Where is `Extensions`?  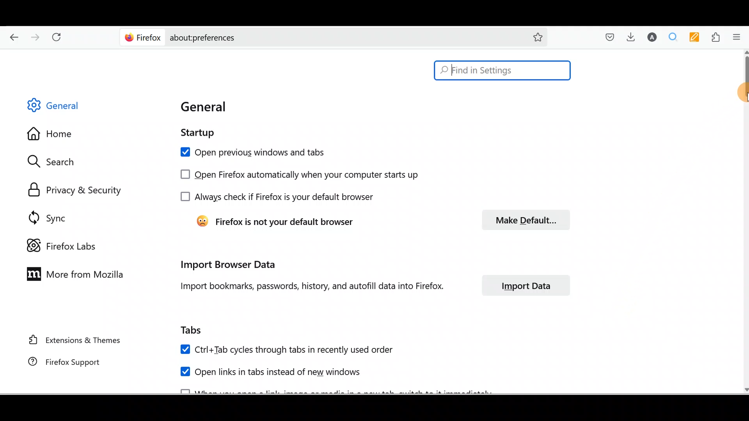
Extensions is located at coordinates (717, 37).